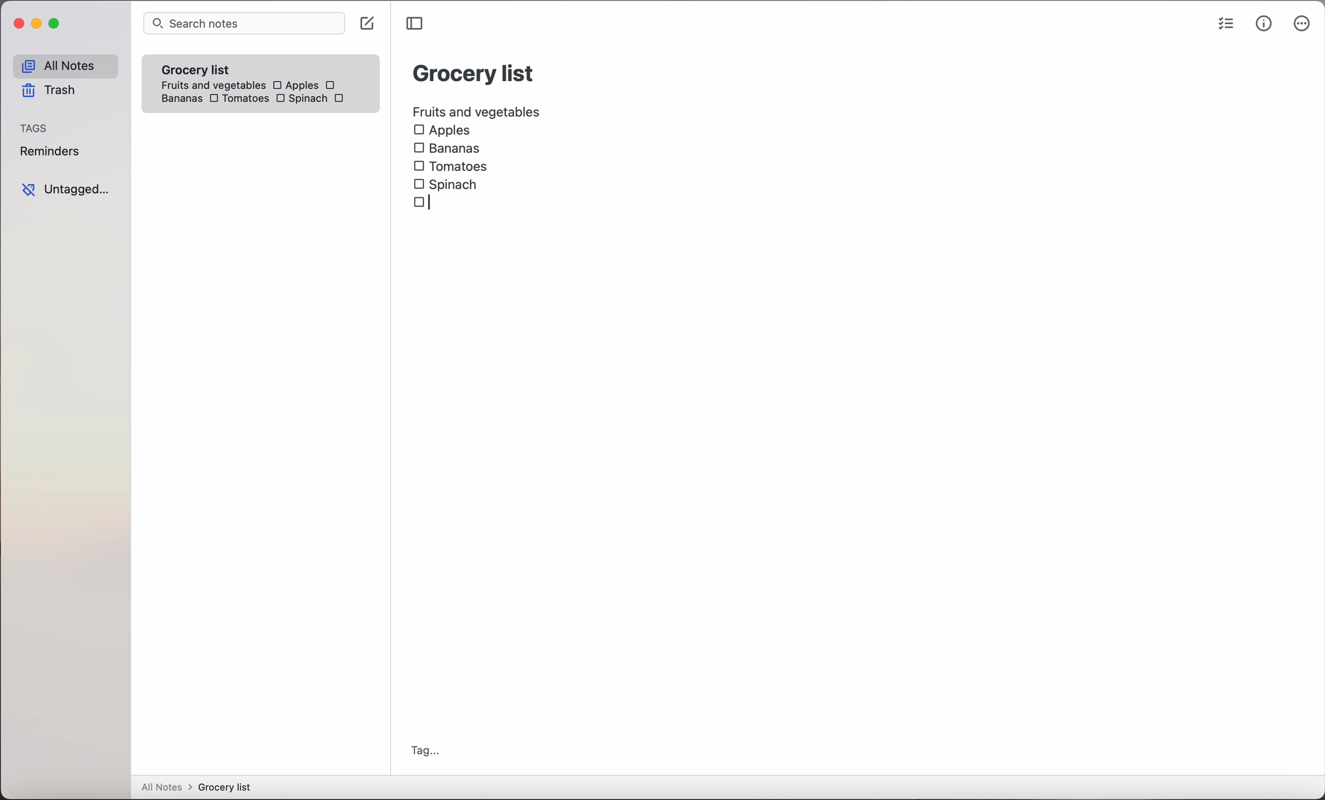 This screenshot has height=800, width=1325. Describe the element at coordinates (57, 25) in the screenshot. I see `maximize Simplenote` at that location.